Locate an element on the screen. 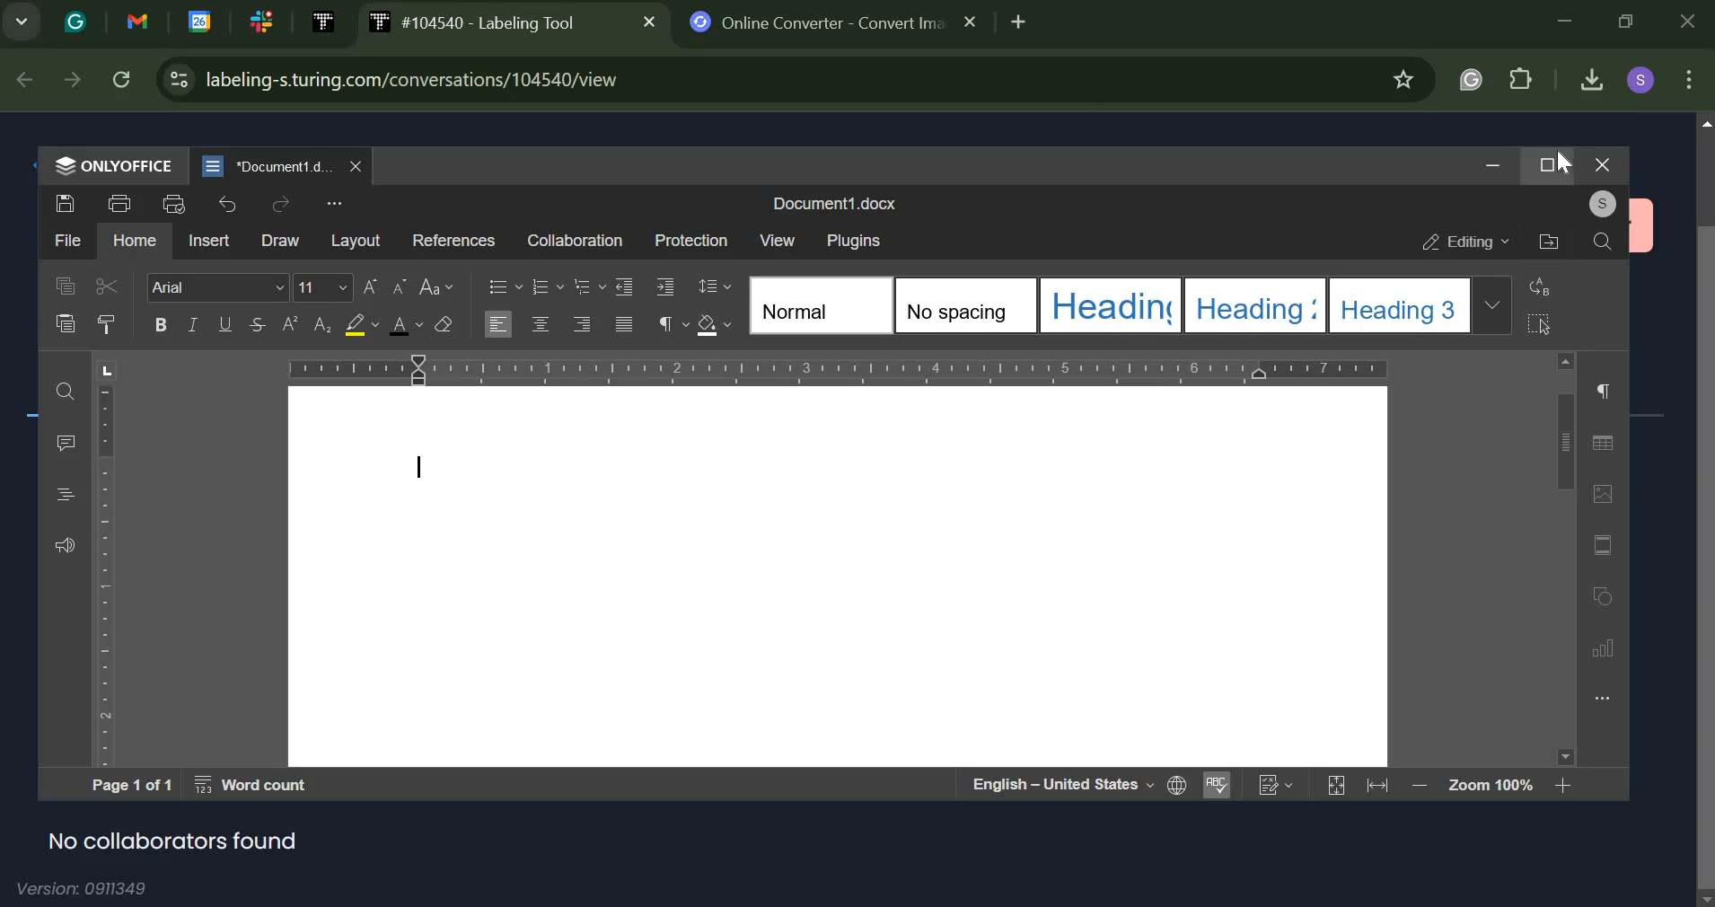  Online Converter - Convert Im: is located at coordinates (835, 22).